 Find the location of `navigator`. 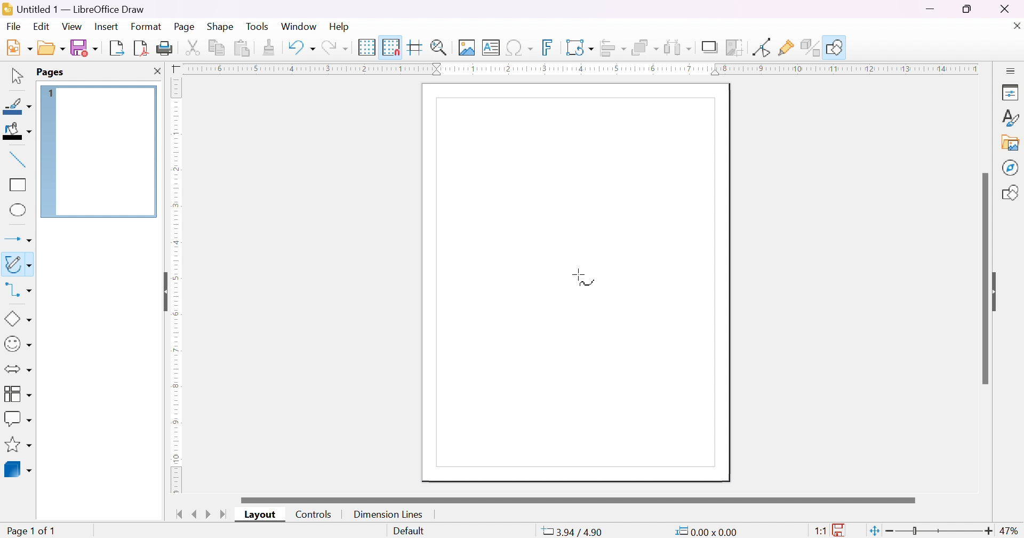

navigator is located at coordinates (1011, 168).